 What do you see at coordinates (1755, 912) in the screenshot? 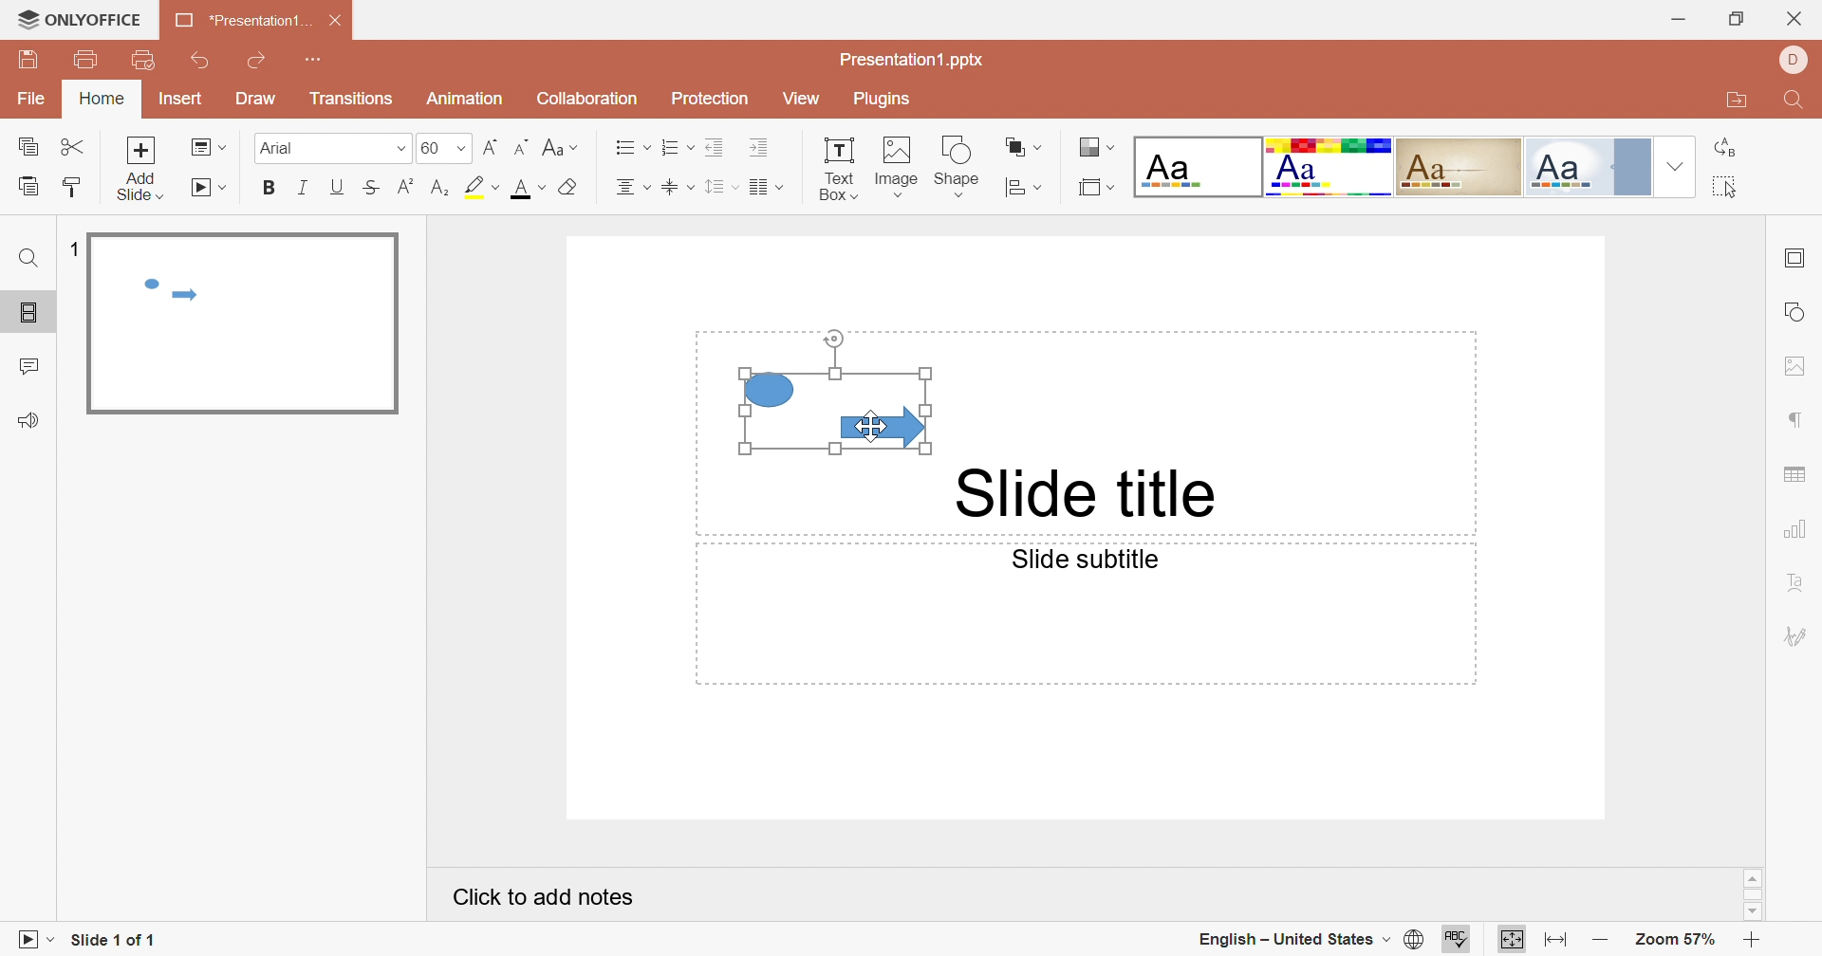
I see `Scroll Down` at bounding box center [1755, 912].